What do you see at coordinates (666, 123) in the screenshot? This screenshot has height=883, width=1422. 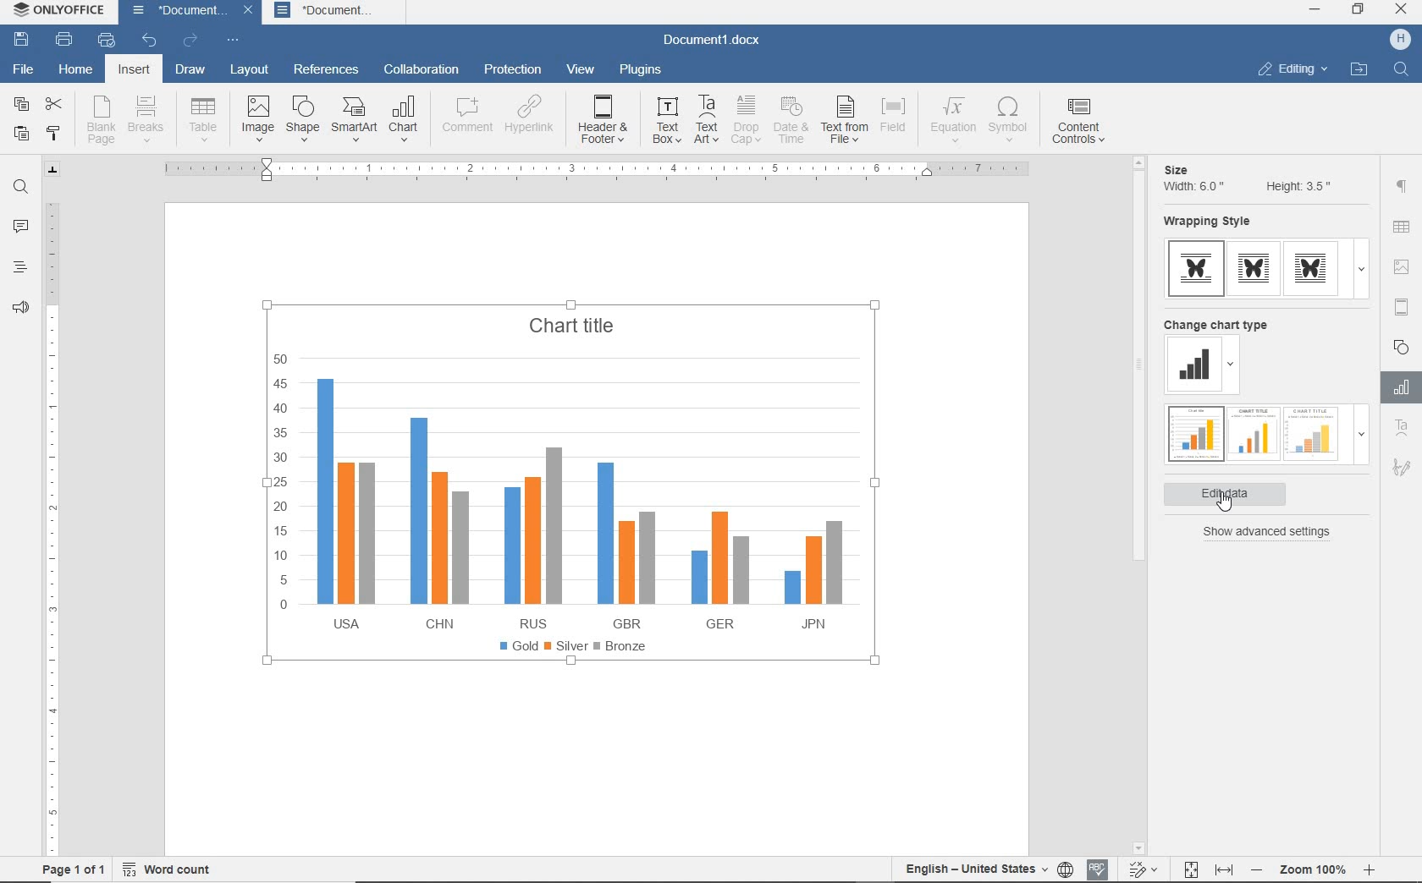 I see `text box` at bounding box center [666, 123].